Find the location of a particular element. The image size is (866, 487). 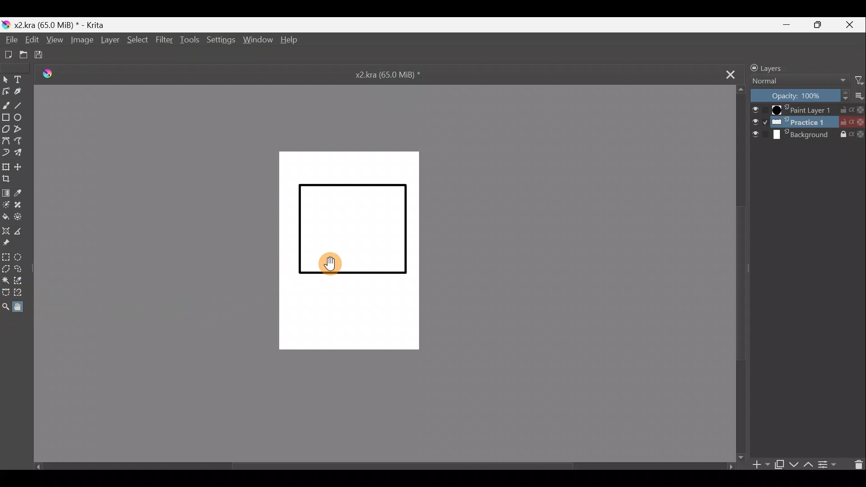

Bezier curve tool is located at coordinates (5, 140).